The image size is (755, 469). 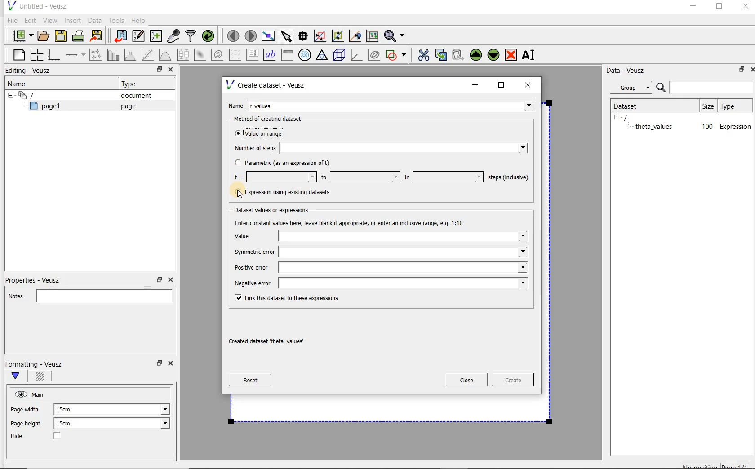 I want to click on minimize, so click(x=693, y=7).